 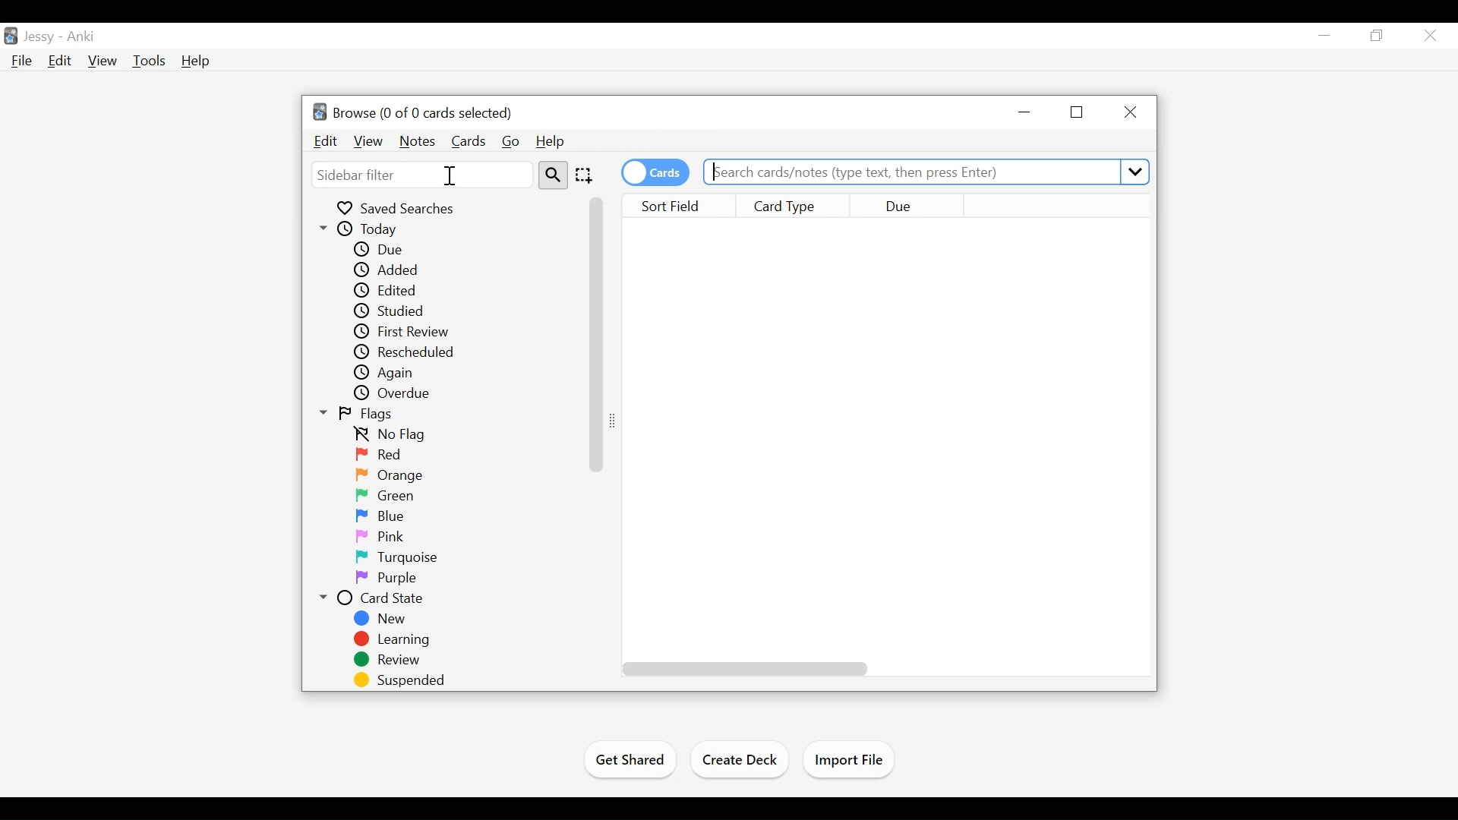 I want to click on Blue, so click(x=390, y=517).